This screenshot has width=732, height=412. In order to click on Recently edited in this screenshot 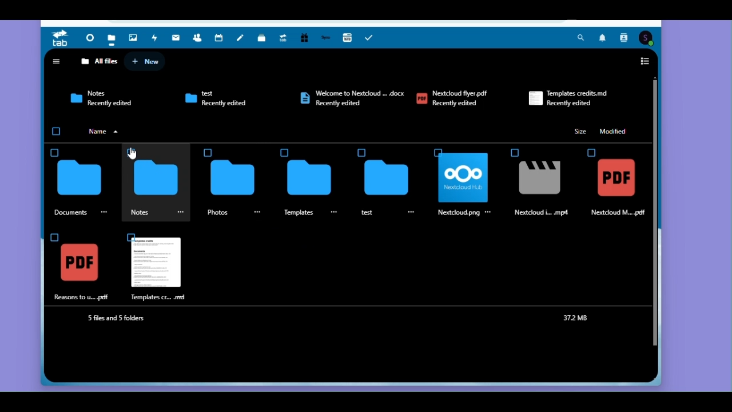, I will do `click(226, 103)`.